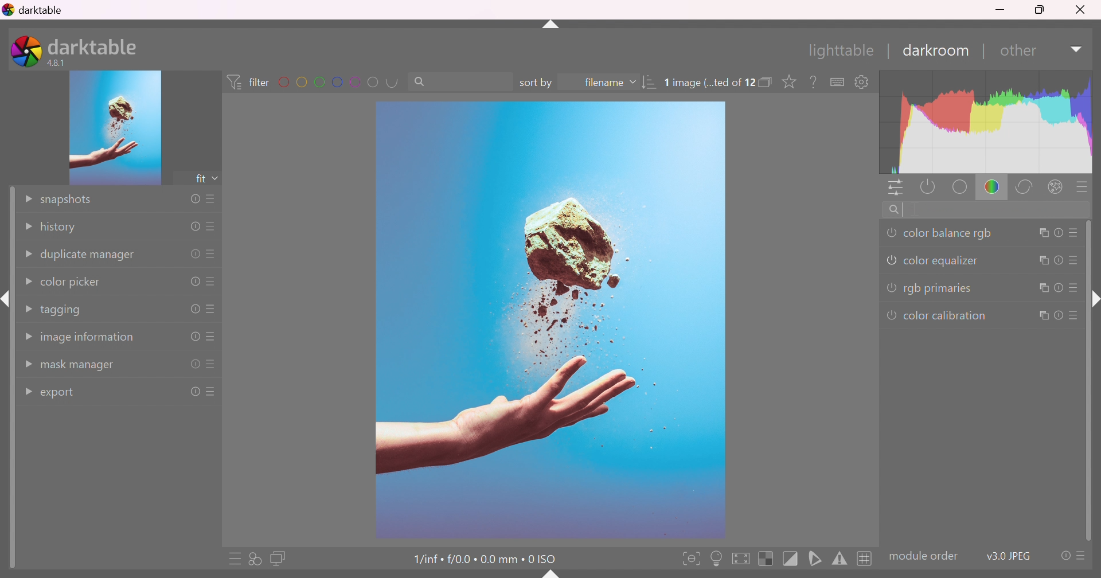  Describe the element at coordinates (198, 179) in the screenshot. I see `fit` at that location.